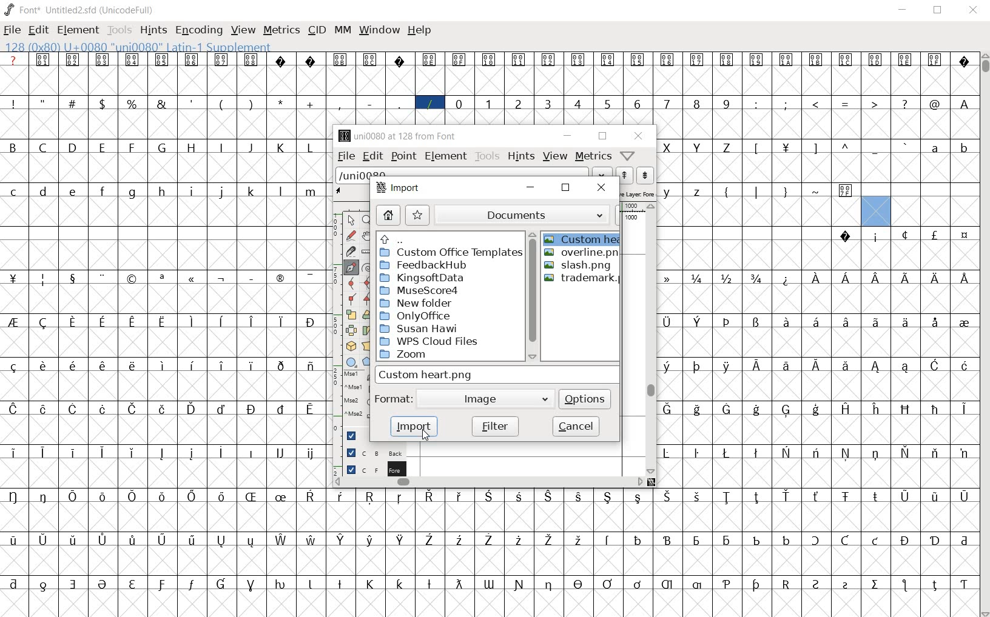 This screenshot has height=617, width=990. Describe the element at coordinates (787, 60) in the screenshot. I see `glyph` at that location.